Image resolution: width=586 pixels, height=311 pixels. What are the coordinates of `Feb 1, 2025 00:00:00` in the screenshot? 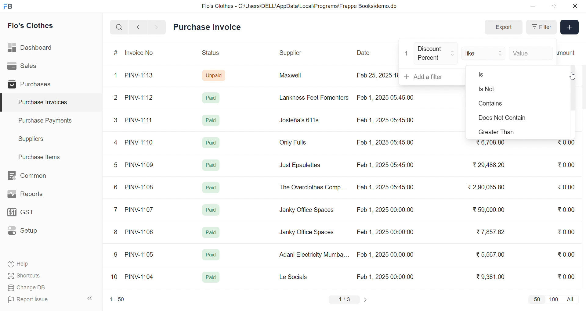 It's located at (384, 231).